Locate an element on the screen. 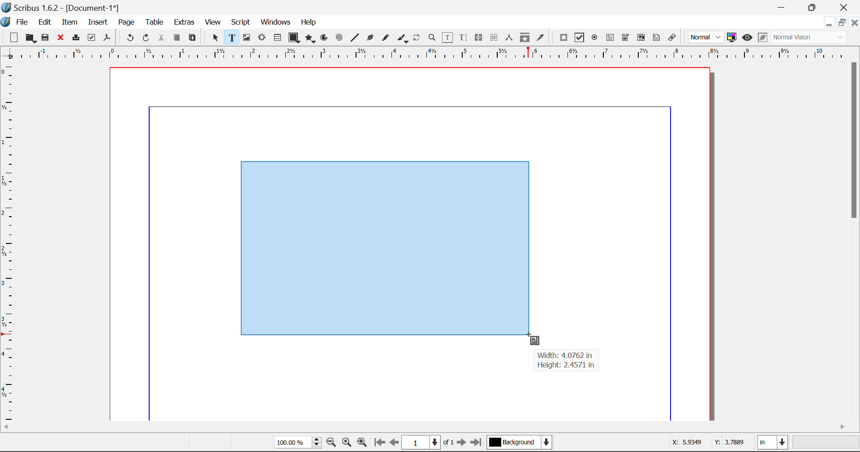  Scroll Bar is located at coordinates (855, 239).